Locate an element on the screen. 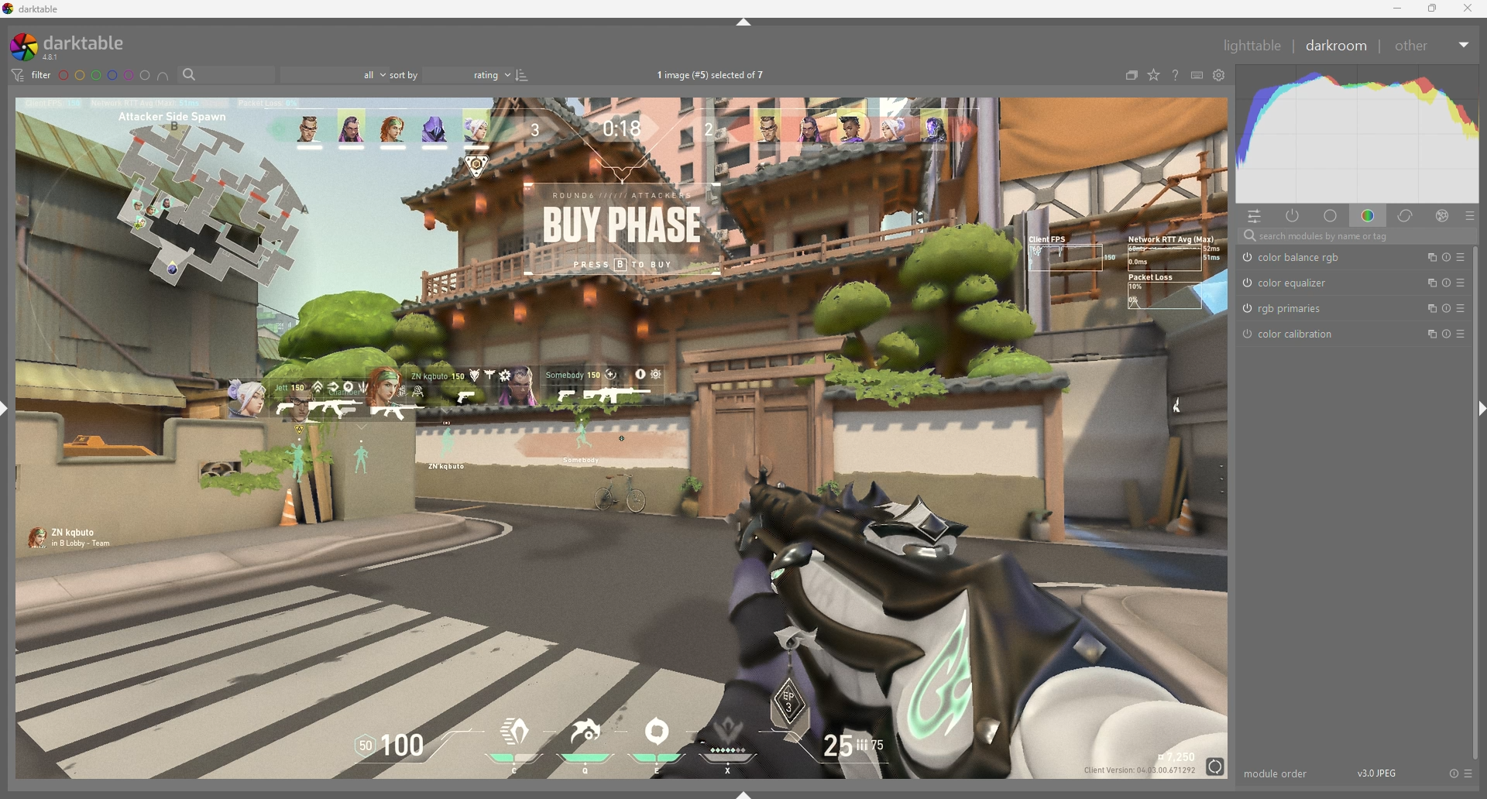  heat graph is located at coordinates (1357, 134).